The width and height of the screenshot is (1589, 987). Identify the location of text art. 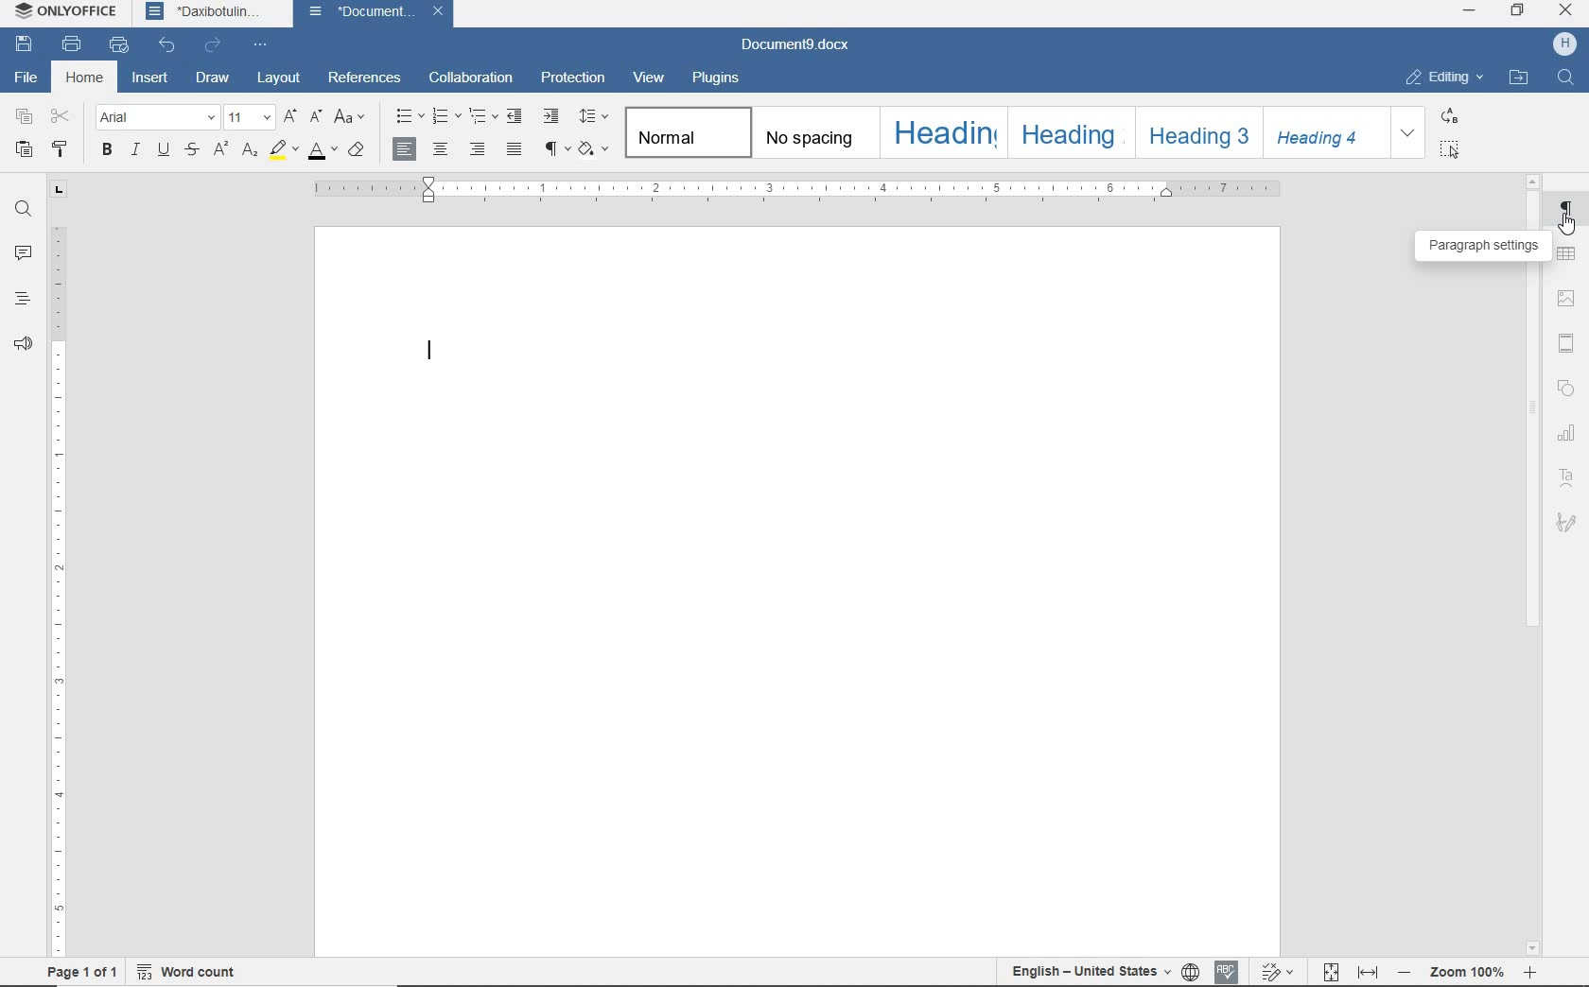
(1567, 478).